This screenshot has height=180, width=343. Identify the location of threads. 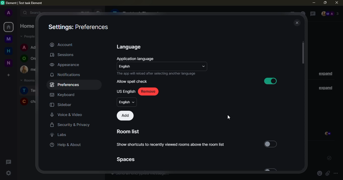
(312, 14).